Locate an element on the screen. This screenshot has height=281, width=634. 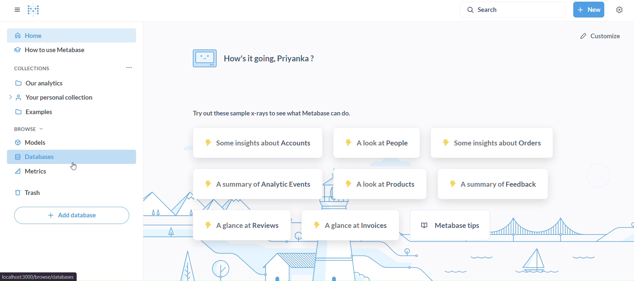
close sidebar is located at coordinates (18, 10).